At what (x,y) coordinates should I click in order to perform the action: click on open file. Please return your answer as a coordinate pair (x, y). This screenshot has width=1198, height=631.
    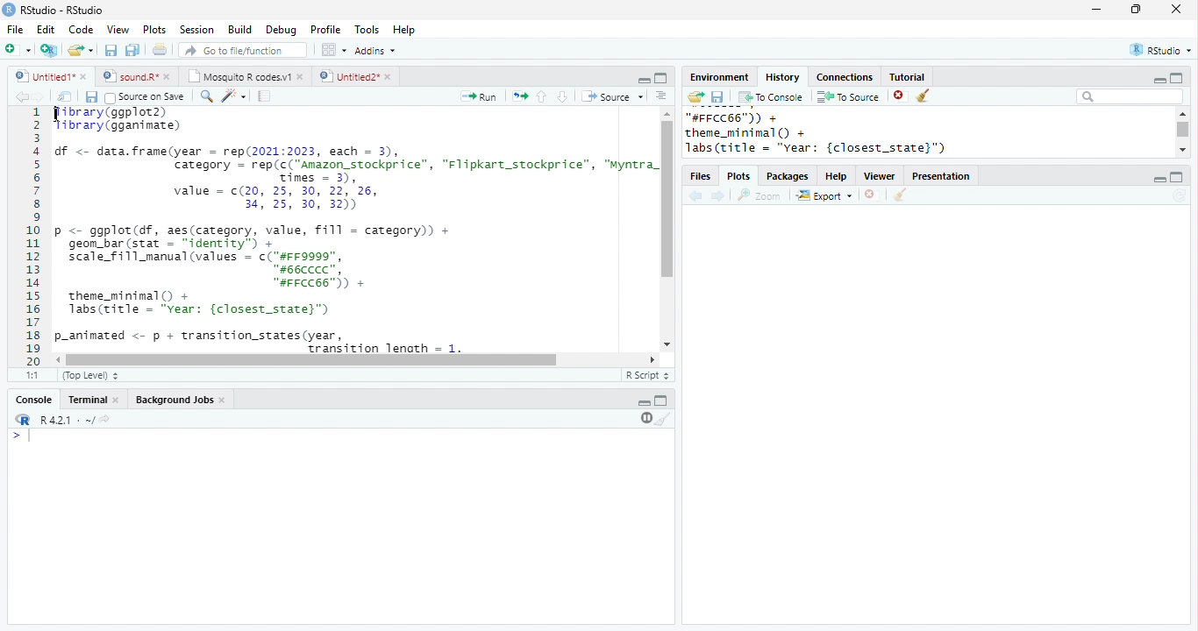
    Looking at the image, I should click on (81, 51).